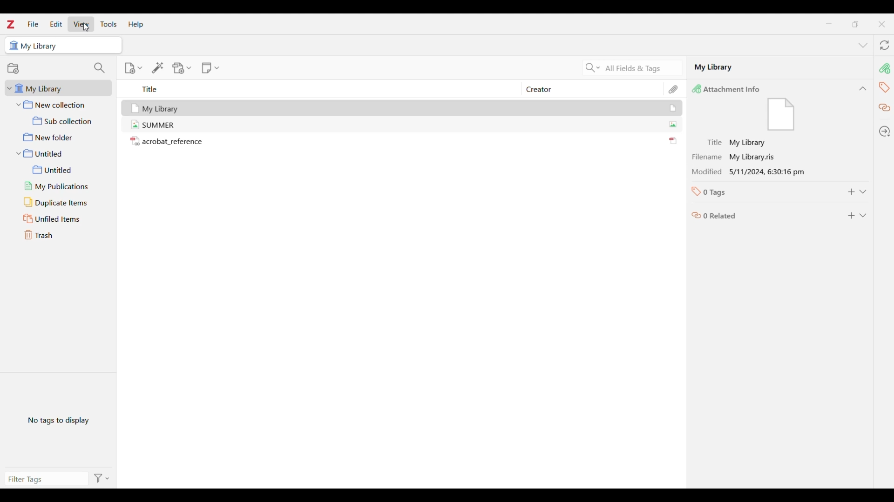 The width and height of the screenshot is (894, 502). Describe the element at coordinates (61, 153) in the screenshot. I see `Untitled folder` at that location.